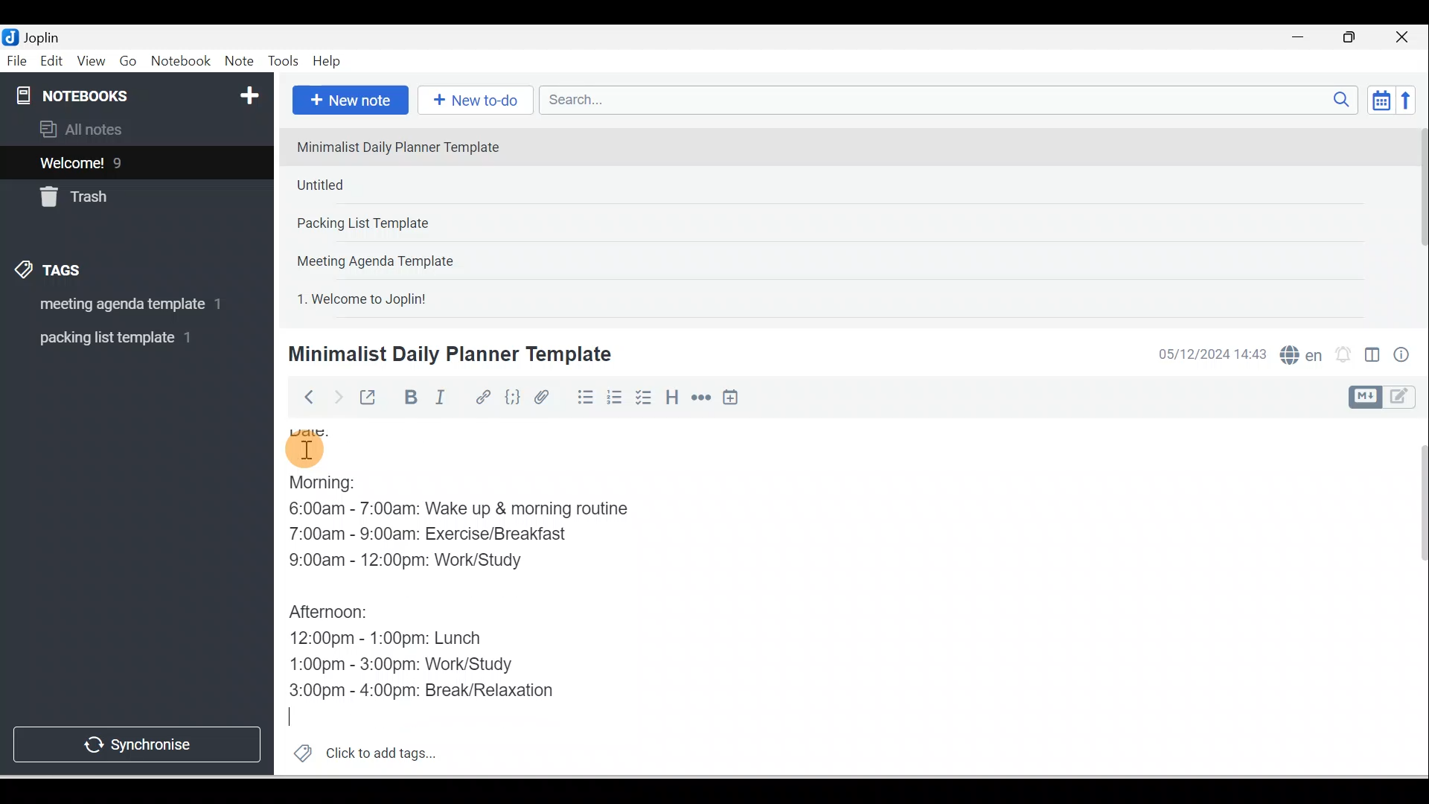 This screenshot has width=1429, height=804. Describe the element at coordinates (135, 129) in the screenshot. I see `All notes` at that location.